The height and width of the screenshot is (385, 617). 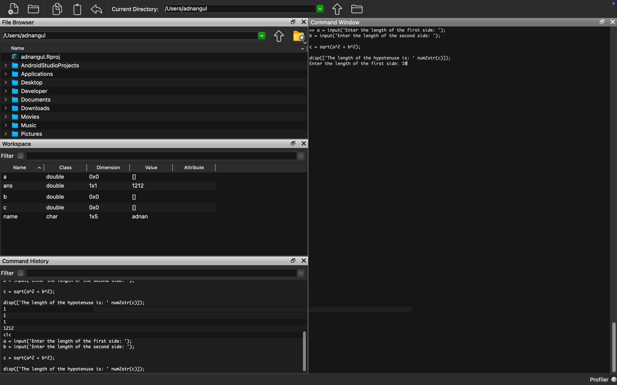 I want to click on c, so click(x=6, y=208).